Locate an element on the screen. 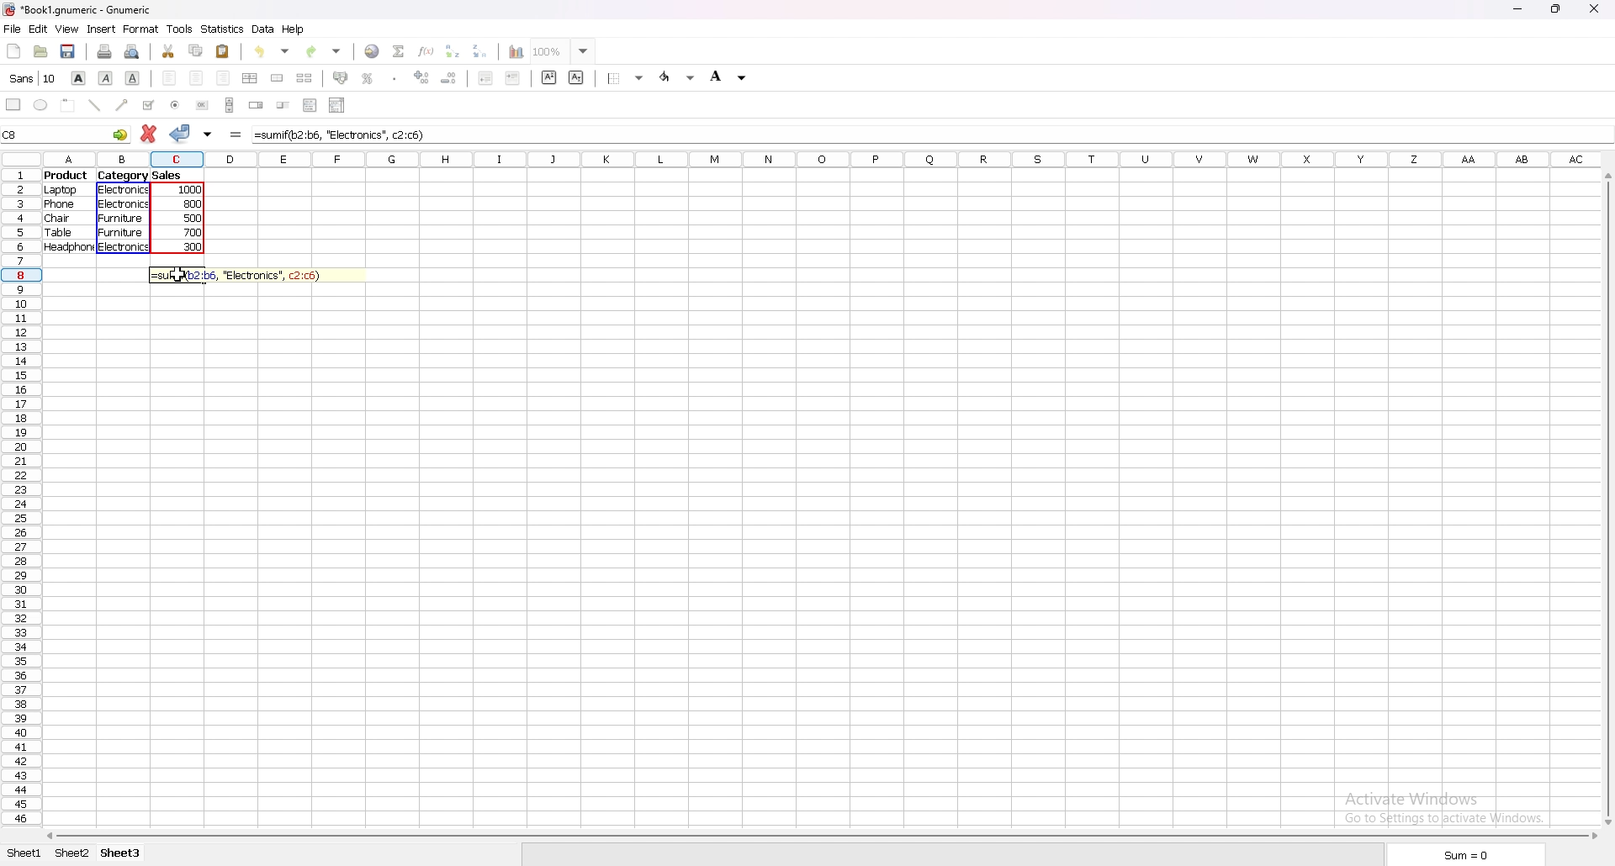 This screenshot has width=1615, height=866. merge cell is located at coordinates (278, 78).